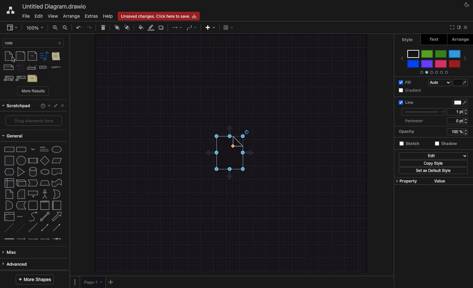  What do you see at coordinates (31, 252) in the screenshot?
I see `misc` at bounding box center [31, 252].